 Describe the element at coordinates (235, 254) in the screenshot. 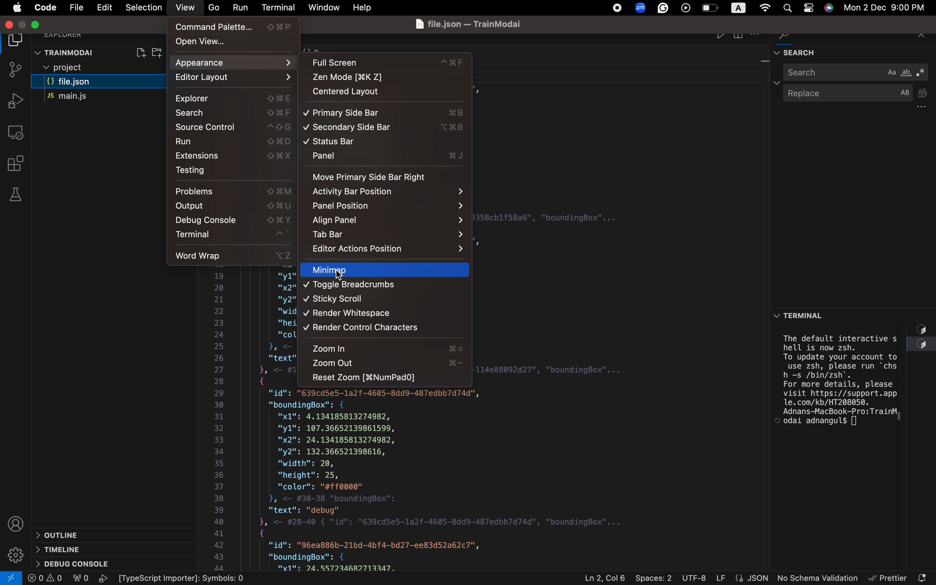

I see `word wrap` at that location.